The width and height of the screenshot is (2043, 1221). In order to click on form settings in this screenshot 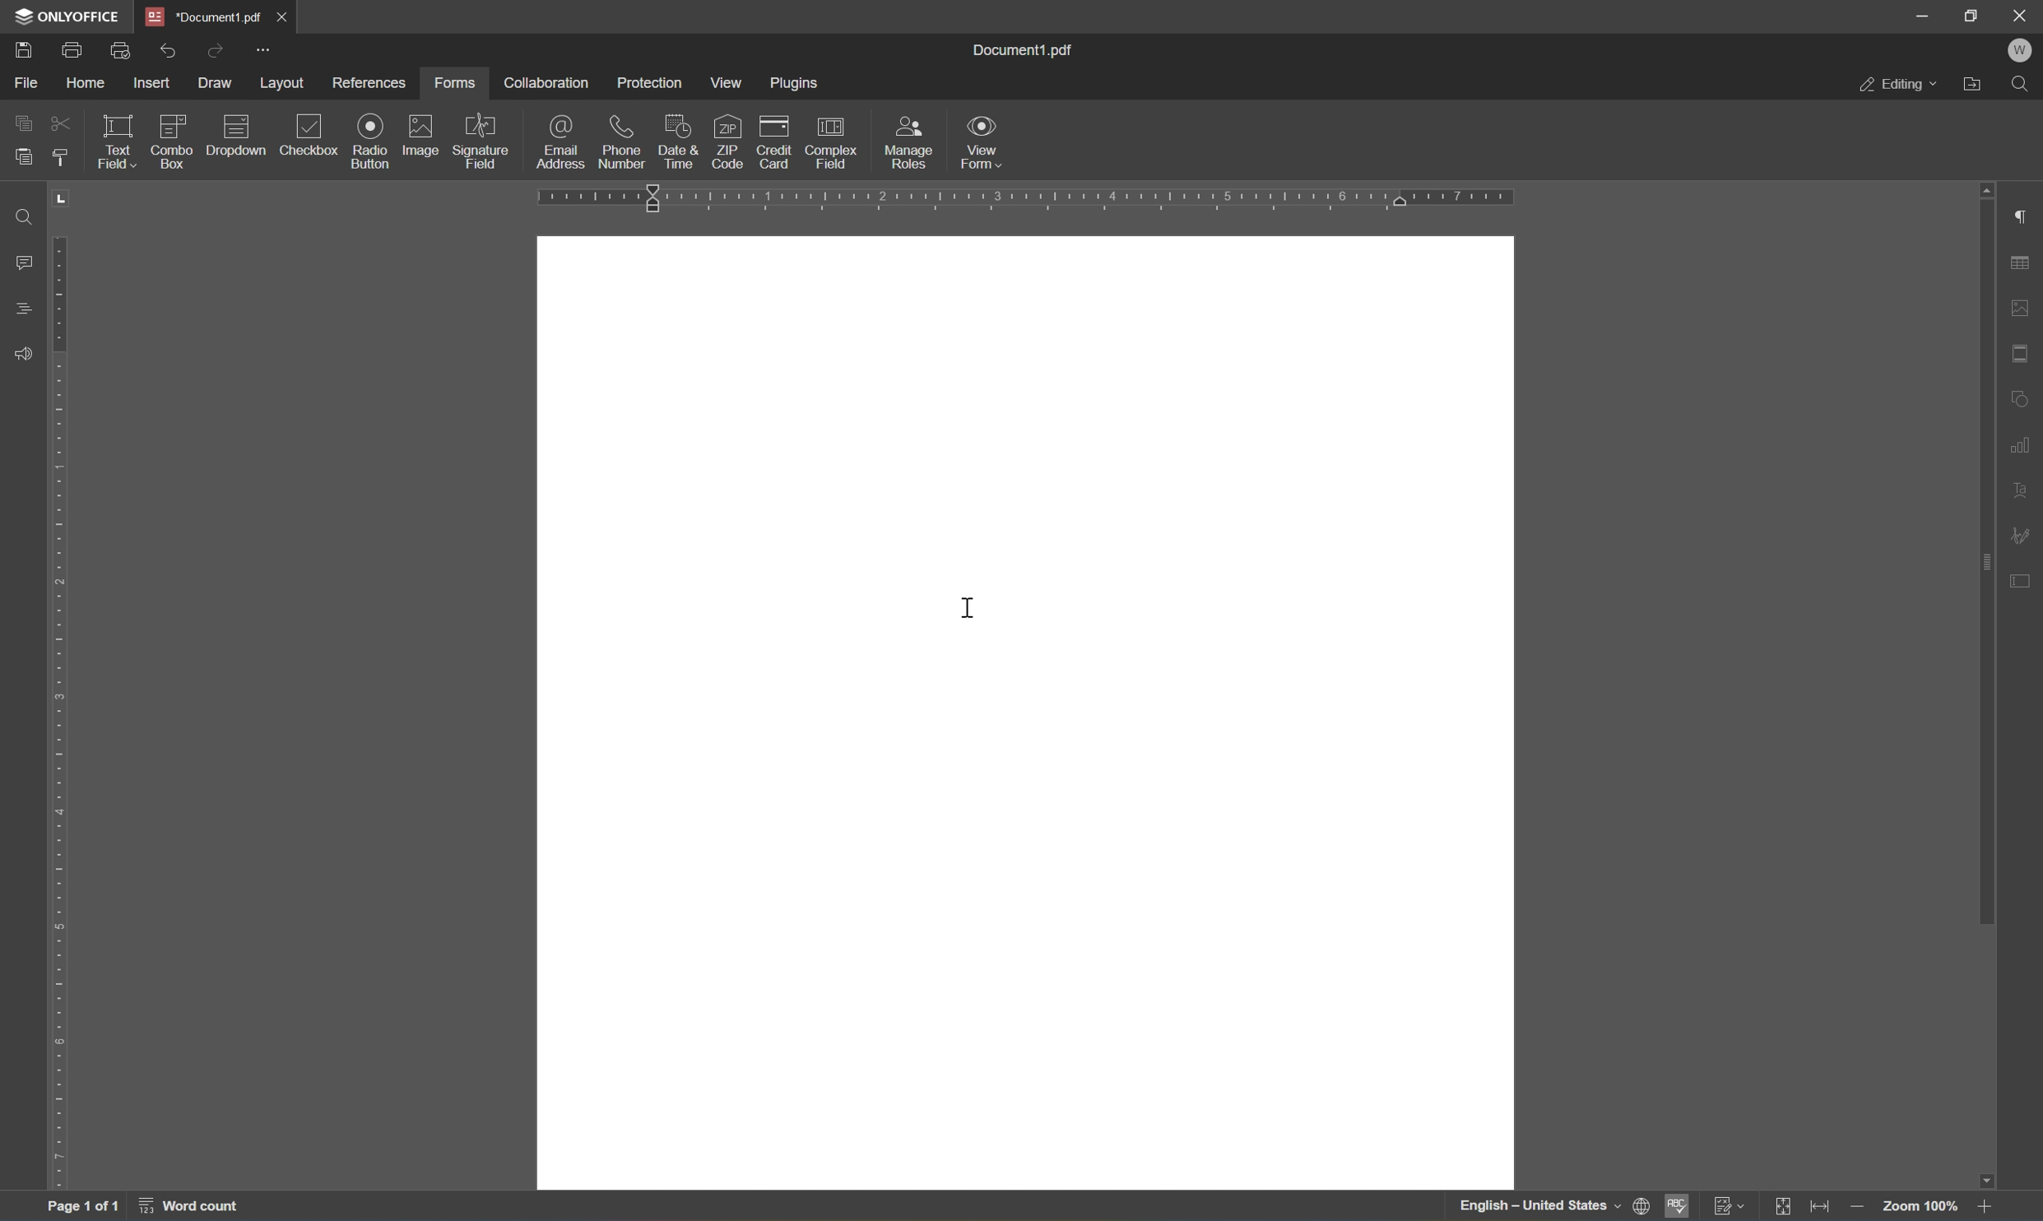, I will do `click(2025, 579)`.